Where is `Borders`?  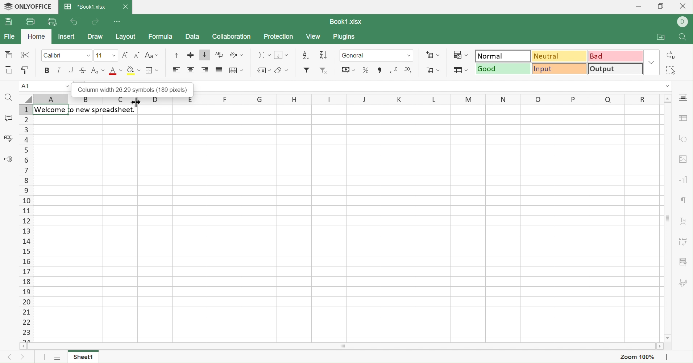 Borders is located at coordinates (151, 70).